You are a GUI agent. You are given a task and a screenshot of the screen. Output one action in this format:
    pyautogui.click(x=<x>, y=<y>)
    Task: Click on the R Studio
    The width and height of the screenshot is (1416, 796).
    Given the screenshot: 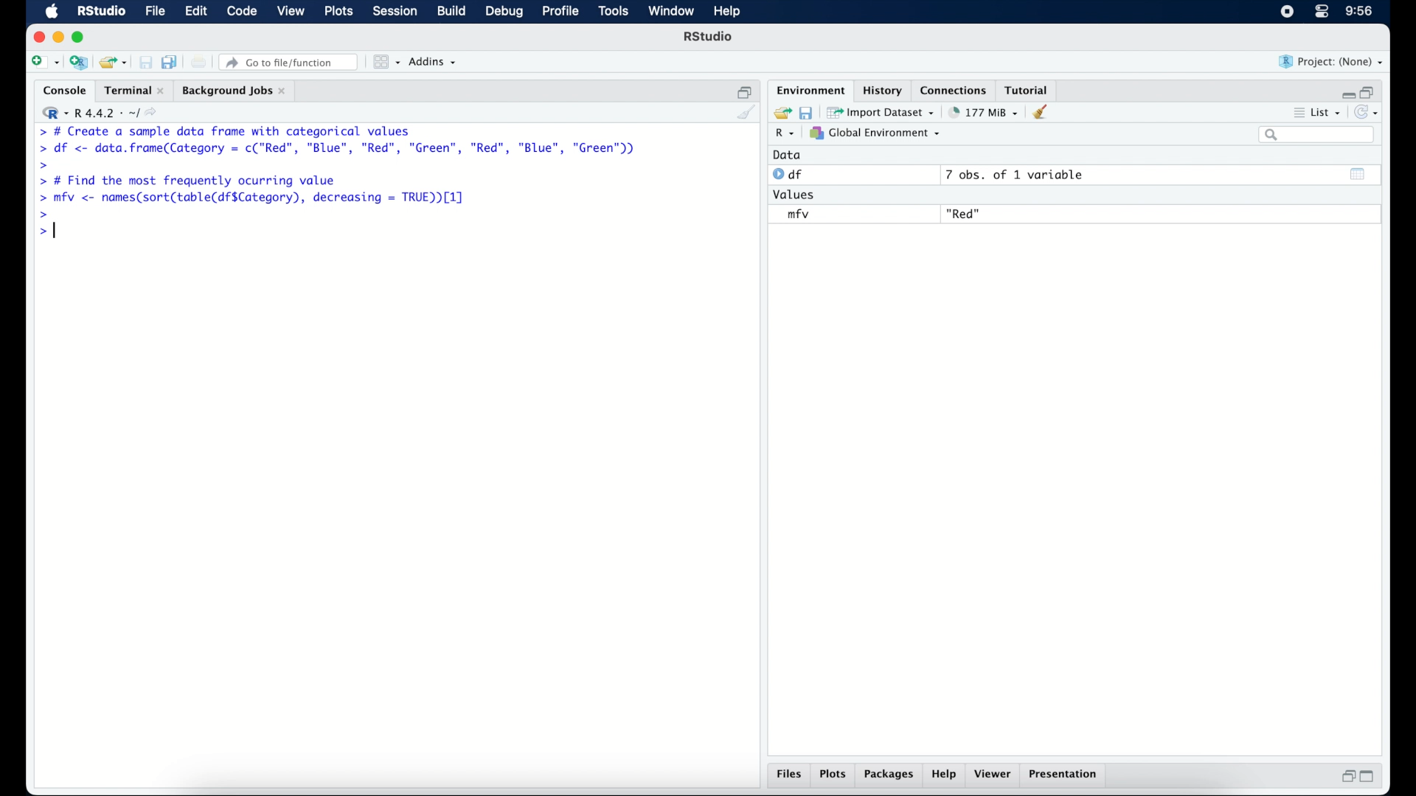 What is the action you would take?
    pyautogui.click(x=709, y=37)
    